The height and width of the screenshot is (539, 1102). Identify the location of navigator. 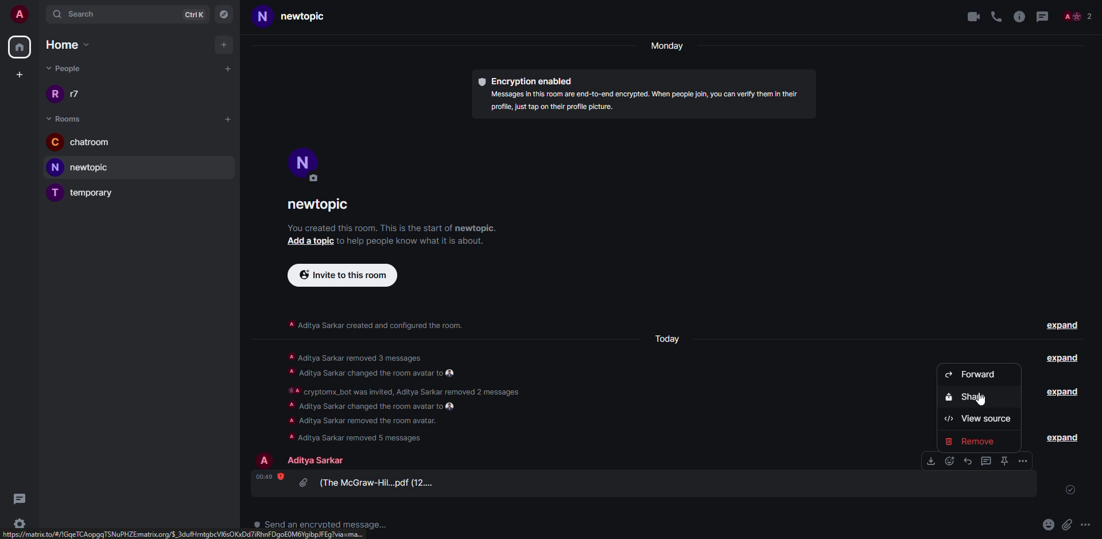
(224, 13).